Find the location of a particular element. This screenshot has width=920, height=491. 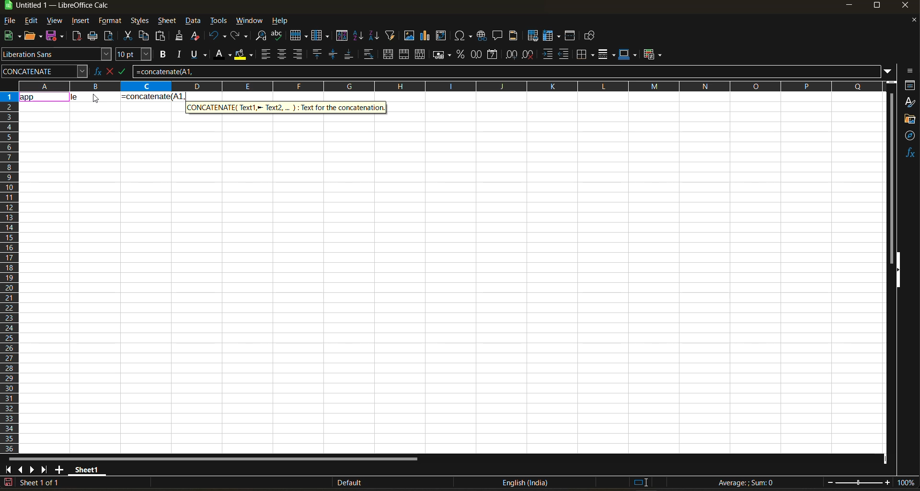

styles is located at coordinates (909, 103).